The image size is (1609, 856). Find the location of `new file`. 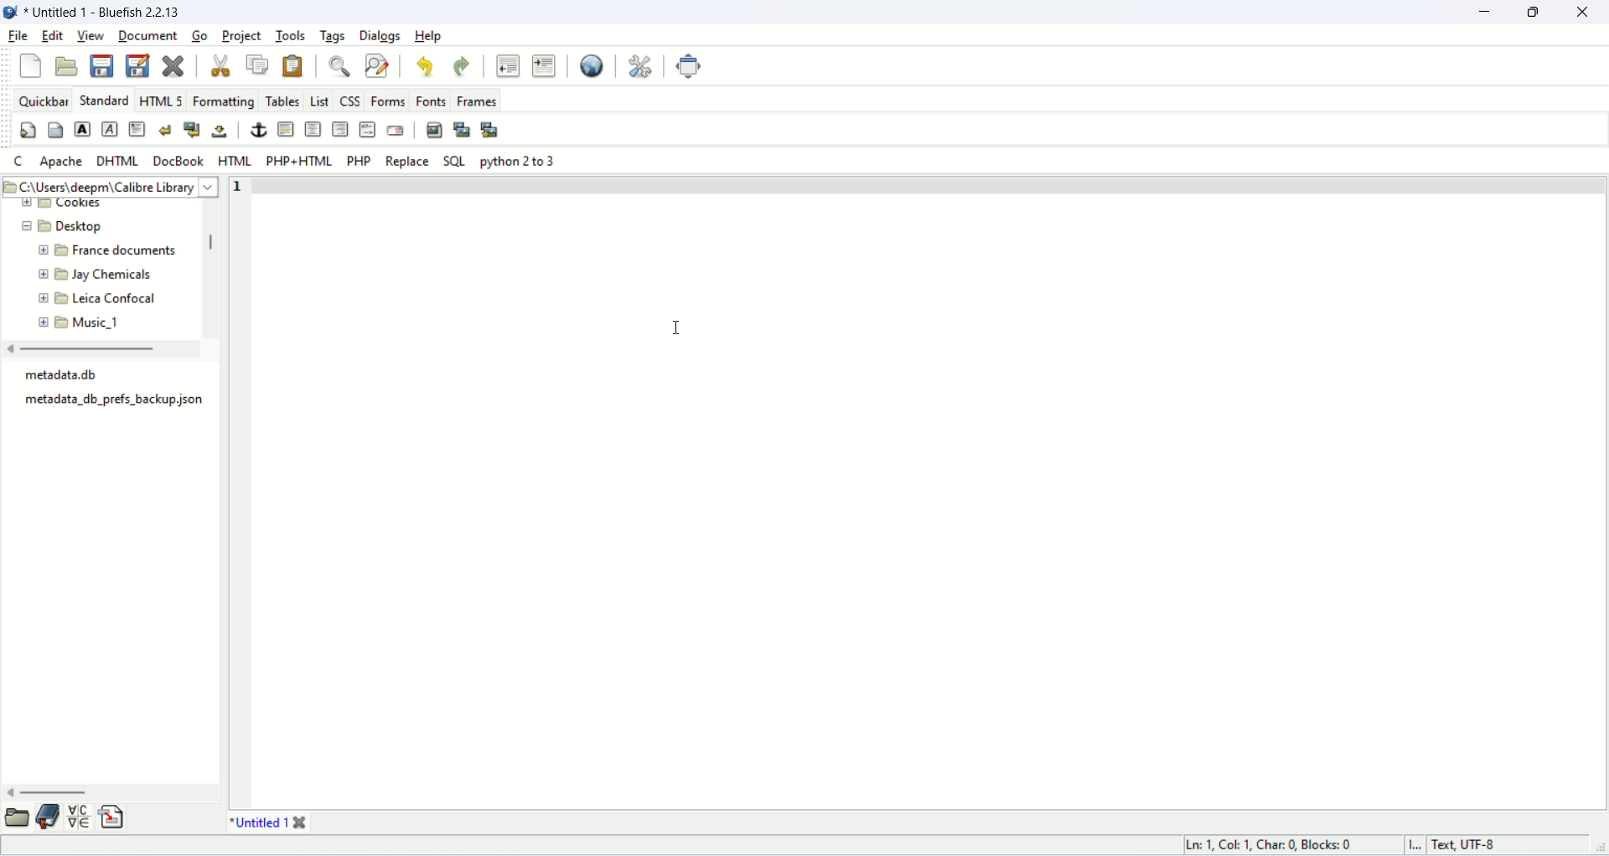

new file is located at coordinates (32, 67).